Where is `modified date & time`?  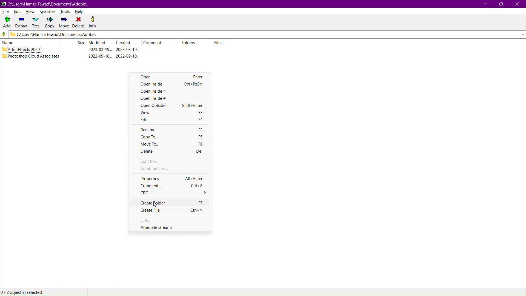 modified date & time is located at coordinates (100, 56).